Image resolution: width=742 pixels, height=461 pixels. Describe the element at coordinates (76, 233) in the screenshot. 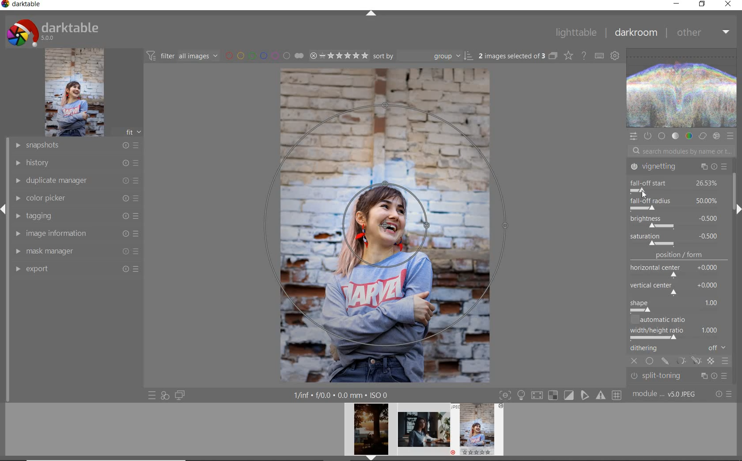

I see `image information` at that location.